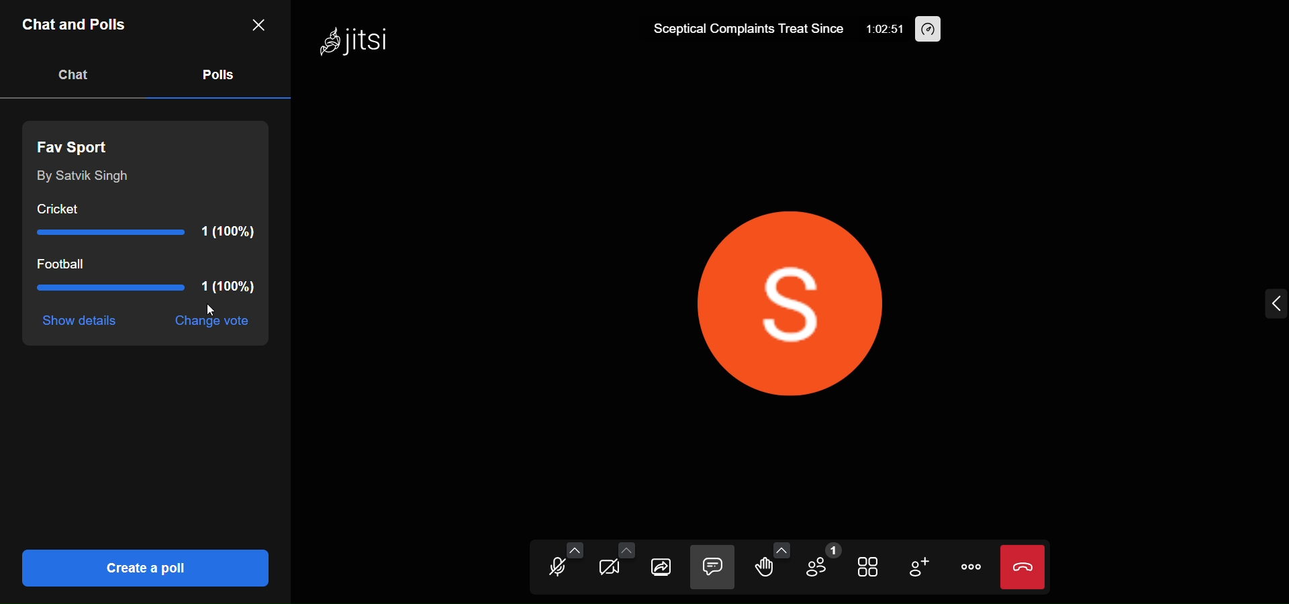 The width and height of the screenshot is (1289, 604). I want to click on show details, so click(83, 322).